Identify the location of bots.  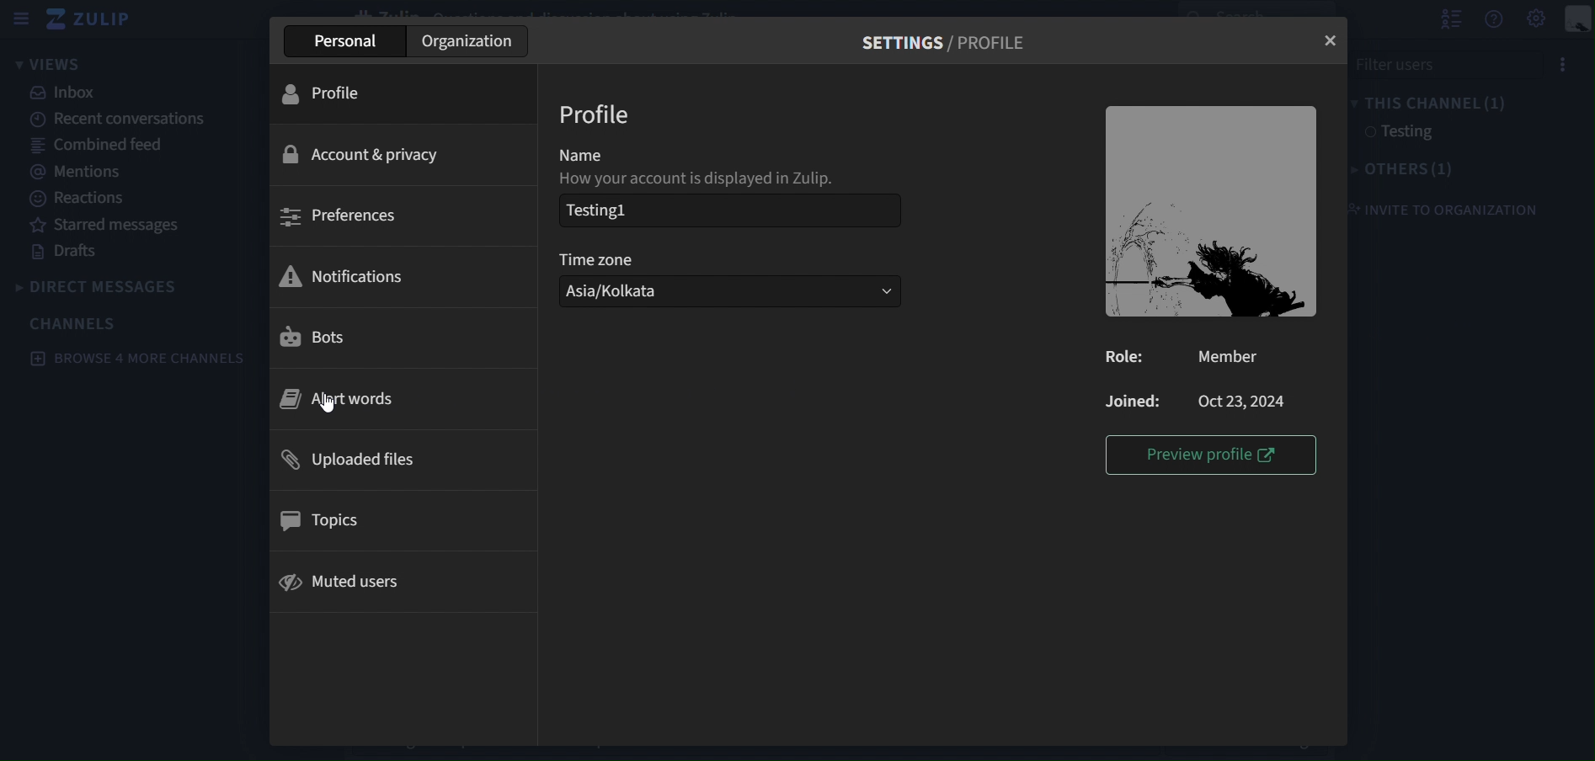
(315, 342).